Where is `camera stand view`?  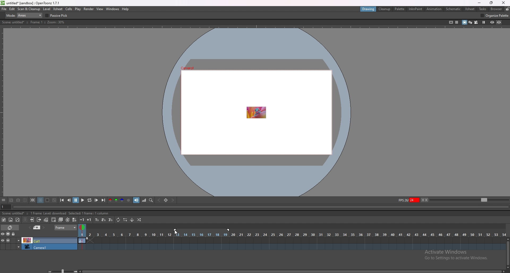 camera stand view is located at coordinates (464, 22).